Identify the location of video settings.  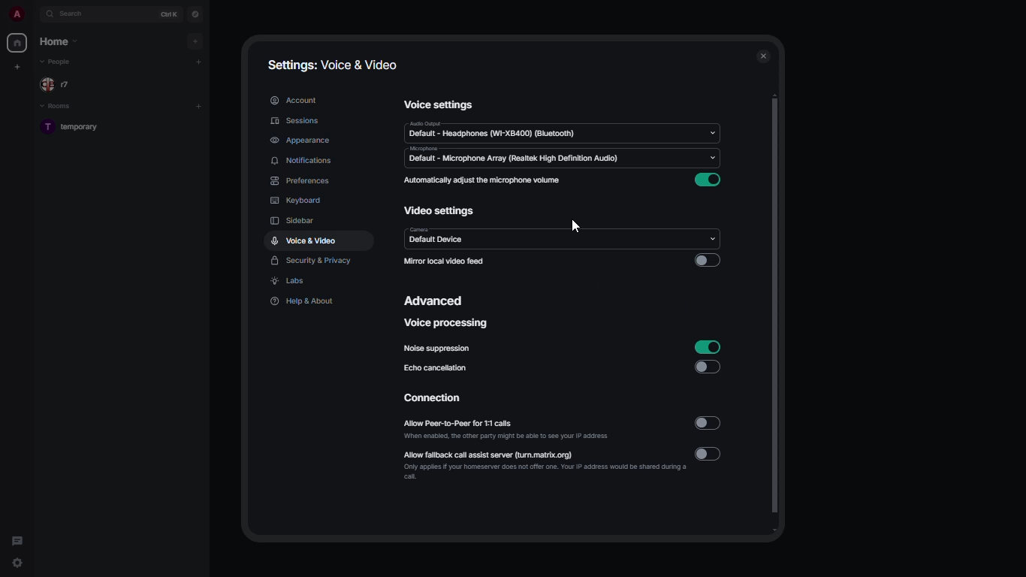
(440, 210).